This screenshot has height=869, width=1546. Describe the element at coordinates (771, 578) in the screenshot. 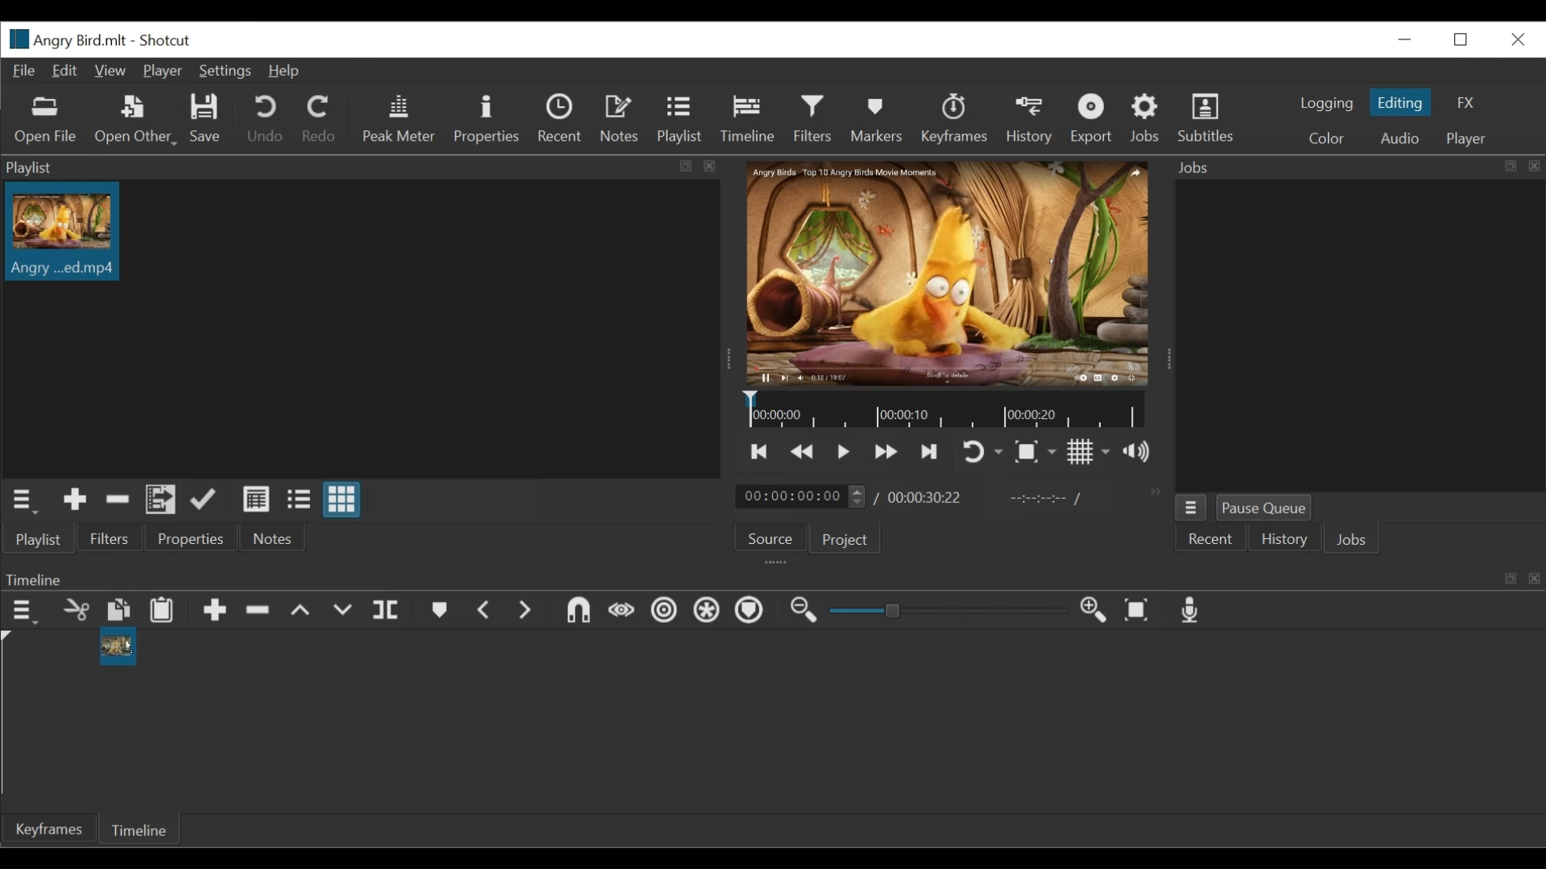

I see `Timeline` at that location.